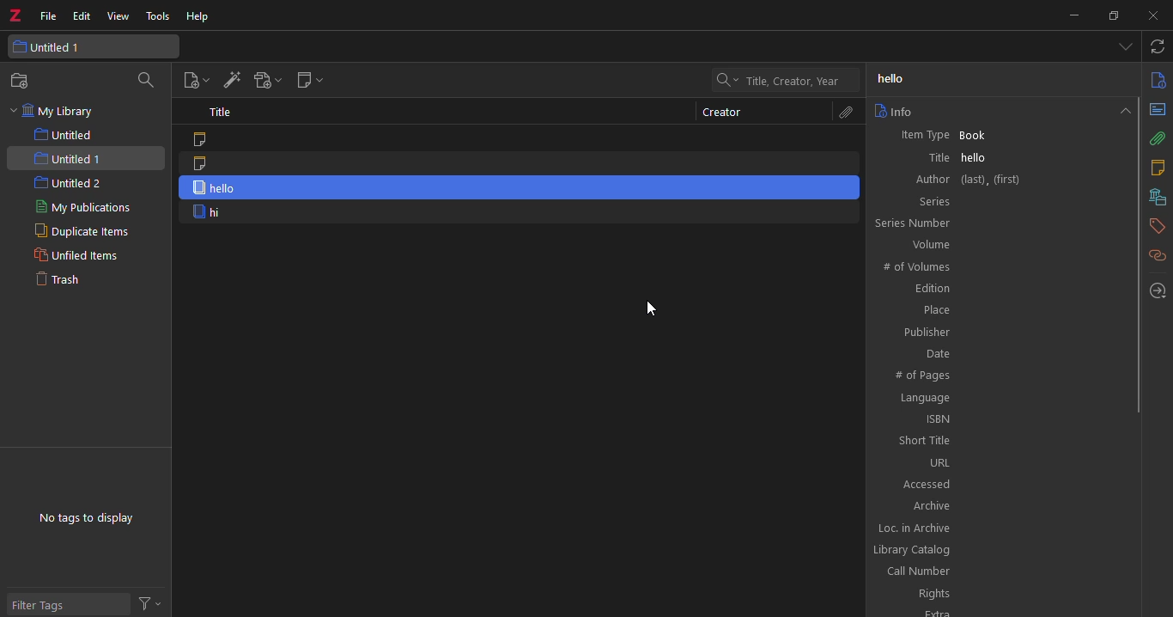  I want to click on untitled 2, so click(68, 184).